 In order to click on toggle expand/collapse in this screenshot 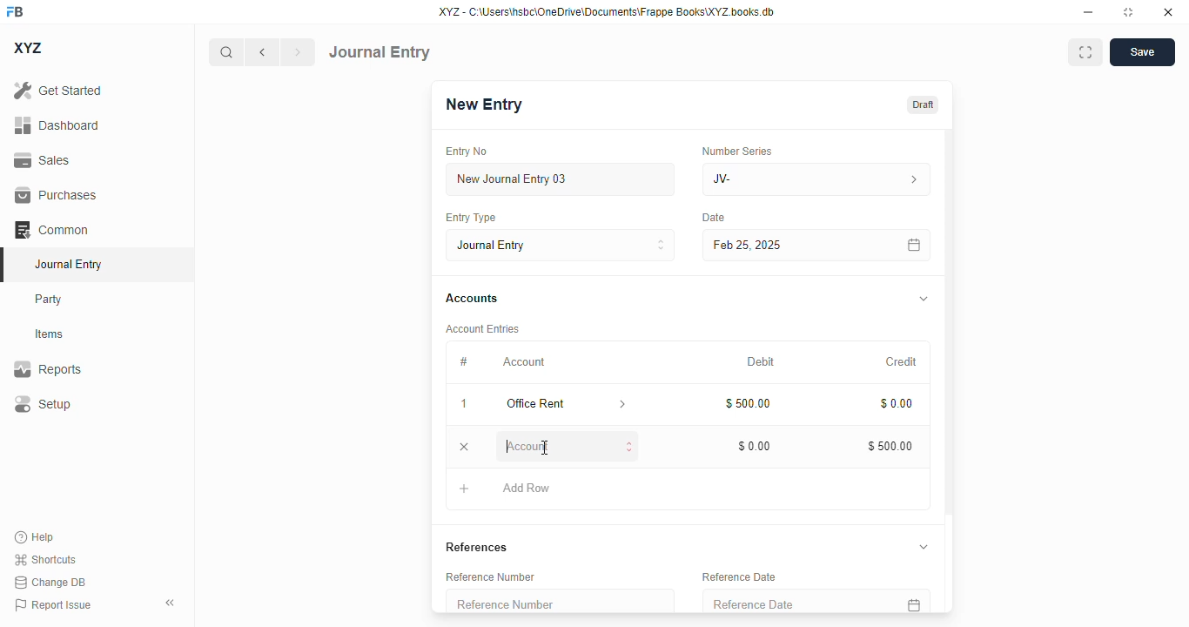, I will do `click(924, 299)`.